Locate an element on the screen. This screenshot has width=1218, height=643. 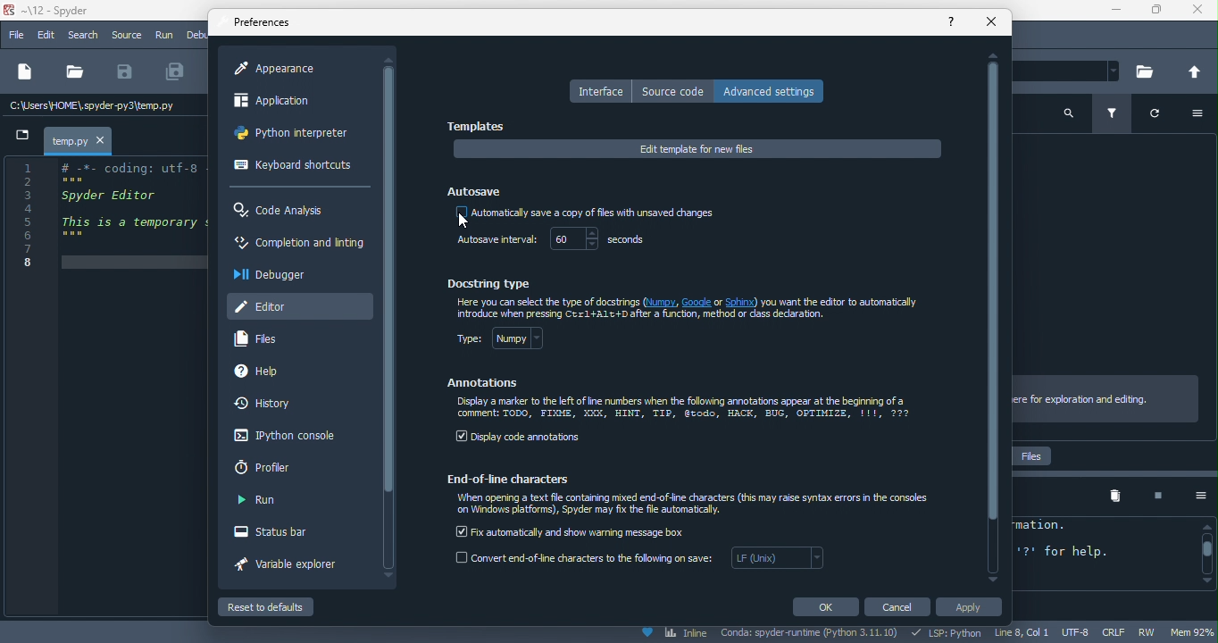
 is located at coordinates (1153, 71).